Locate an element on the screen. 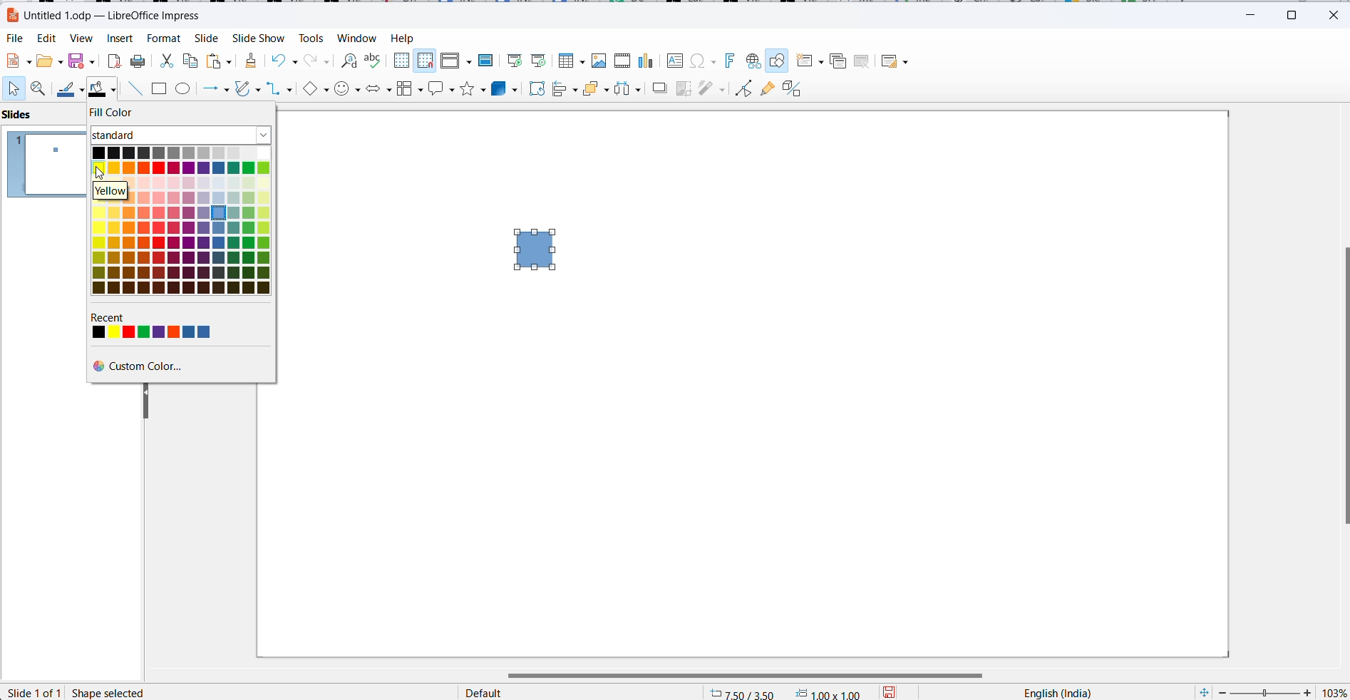 The image size is (1350, 700). page style is located at coordinates (575, 691).